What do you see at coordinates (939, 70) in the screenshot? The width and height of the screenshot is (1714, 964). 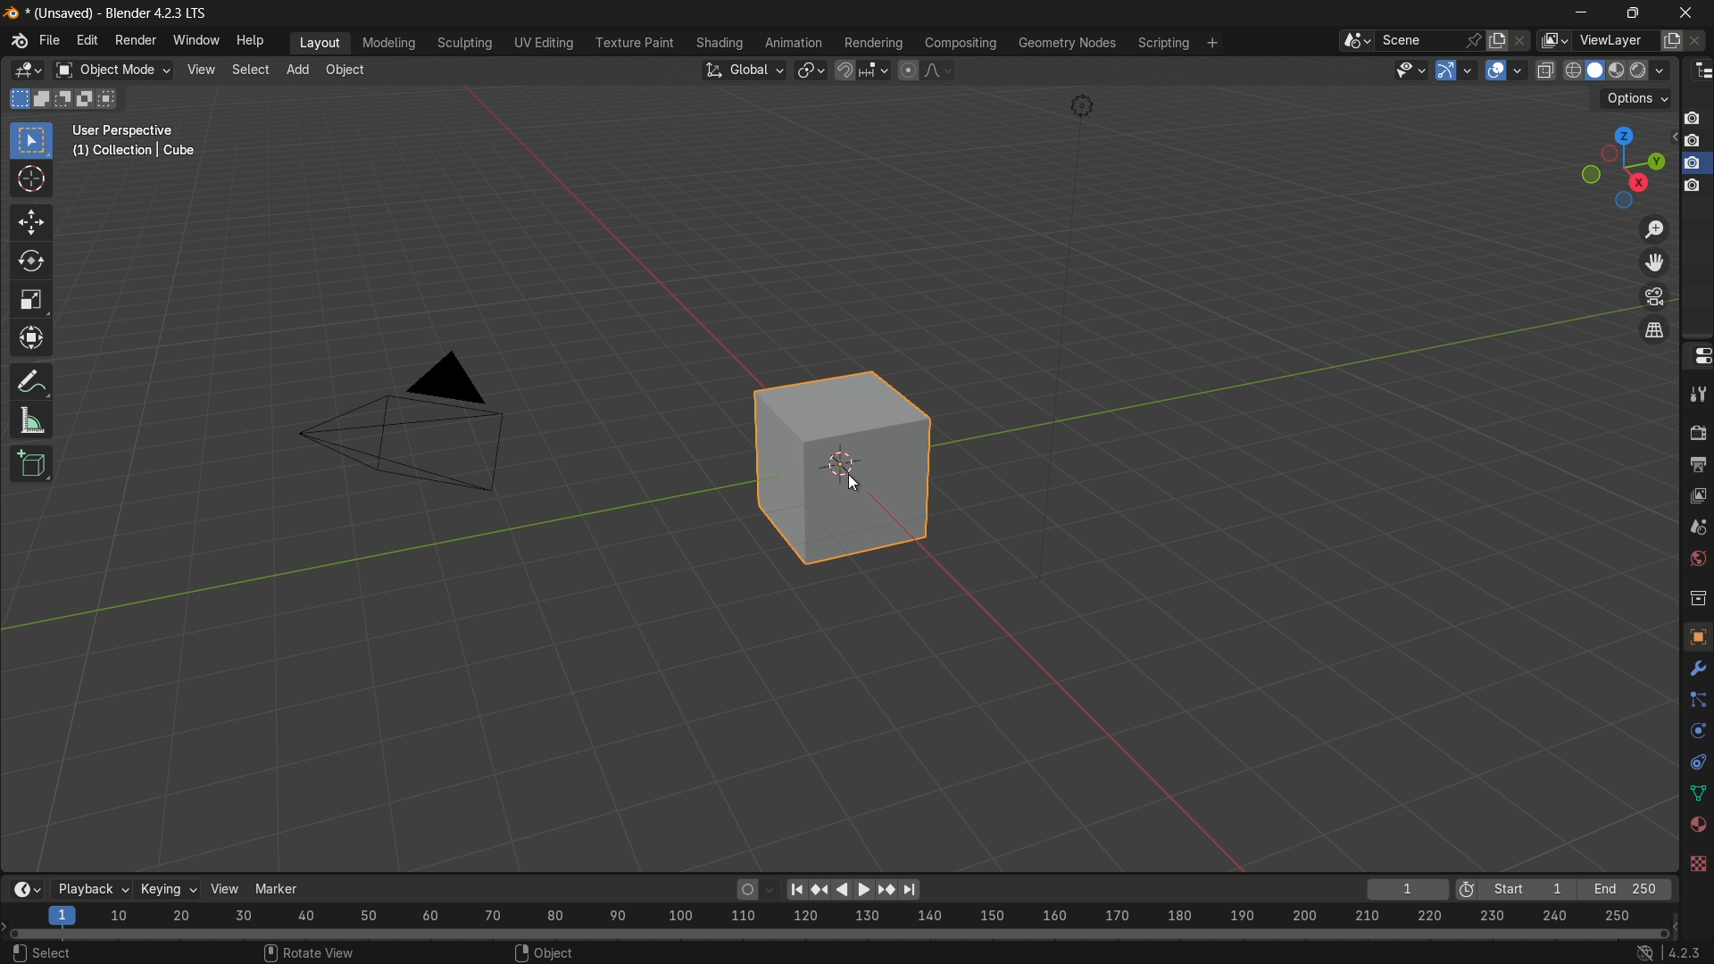 I see `propotional editing fall off` at bounding box center [939, 70].